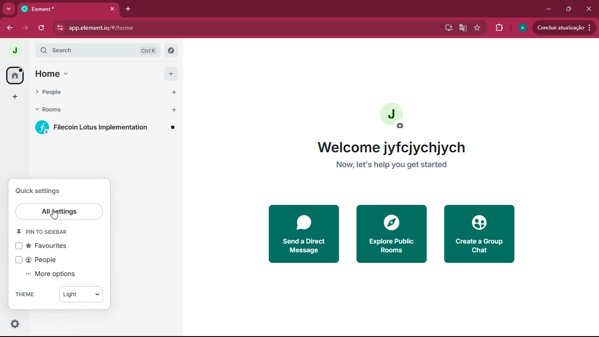 The width and height of the screenshot is (599, 337). What do you see at coordinates (61, 9) in the screenshot?
I see `Element*` at bounding box center [61, 9].